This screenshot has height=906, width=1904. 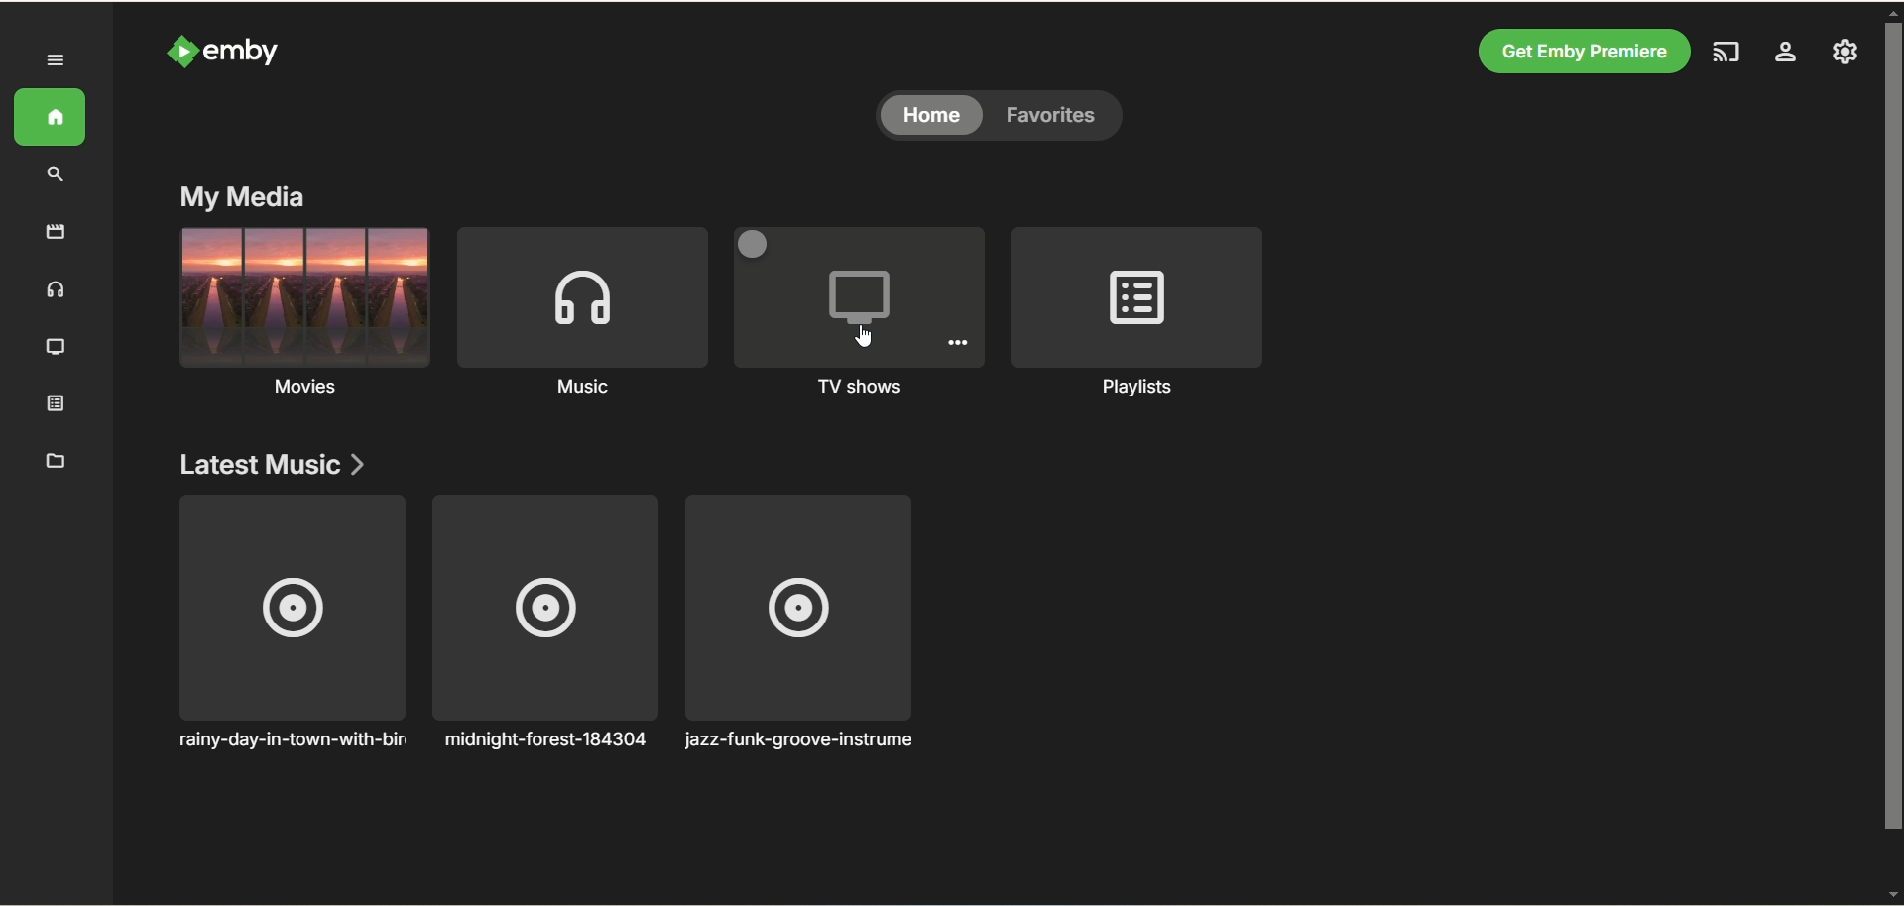 What do you see at coordinates (241, 196) in the screenshot?
I see `my media` at bounding box center [241, 196].